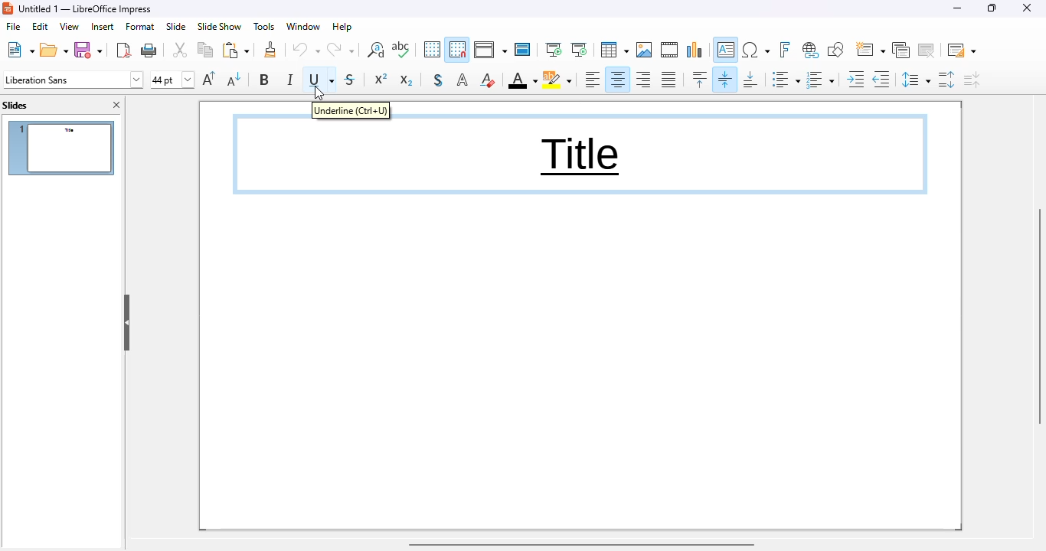 This screenshot has height=551, width=1046. I want to click on slide, so click(177, 26).